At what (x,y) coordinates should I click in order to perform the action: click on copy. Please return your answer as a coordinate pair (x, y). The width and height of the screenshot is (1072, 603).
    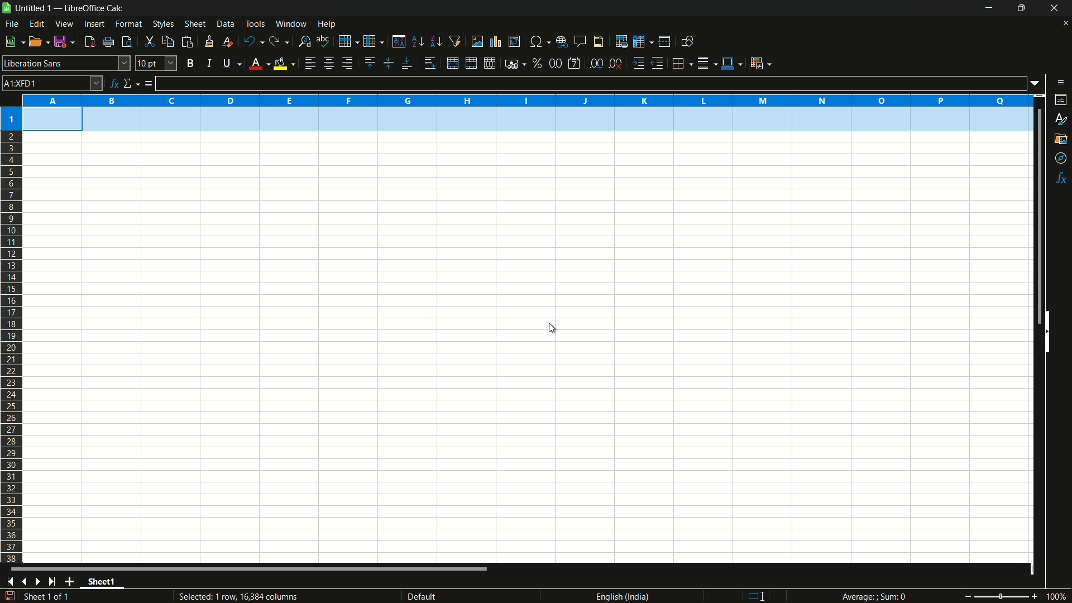
    Looking at the image, I should click on (167, 41).